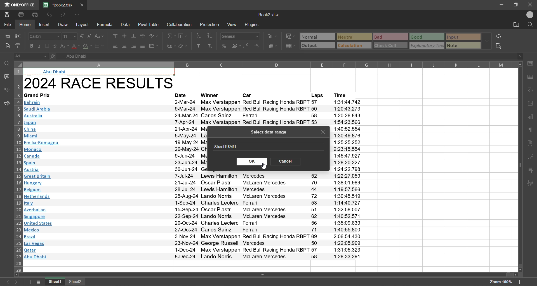 This screenshot has width=537, height=286. Describe the element at coordinates (312, 36) in the screenshot. I see `normal` at that location.